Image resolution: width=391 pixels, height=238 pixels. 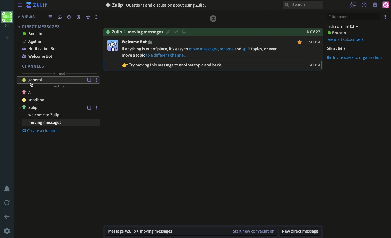 What do you see at coordinates (96, 80) in the screenshot?
I see `options` at bounding box center [96, 80].